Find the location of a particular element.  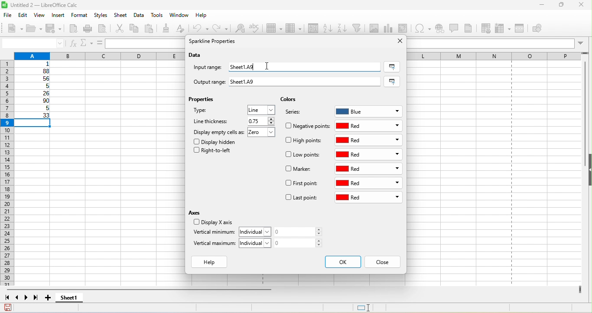

drag to view next columns is located at coordinates (580, 290).